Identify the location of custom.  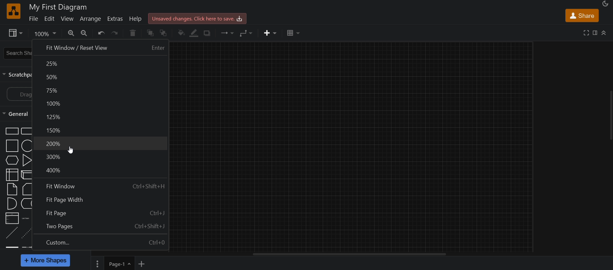
(108, 244).